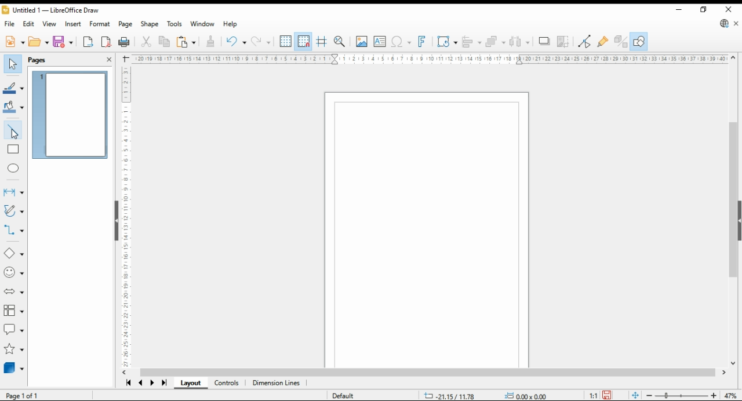 The height and width of the screenshot is (401, 742). I want to click on toggle point edit mode, so click(585, 40).